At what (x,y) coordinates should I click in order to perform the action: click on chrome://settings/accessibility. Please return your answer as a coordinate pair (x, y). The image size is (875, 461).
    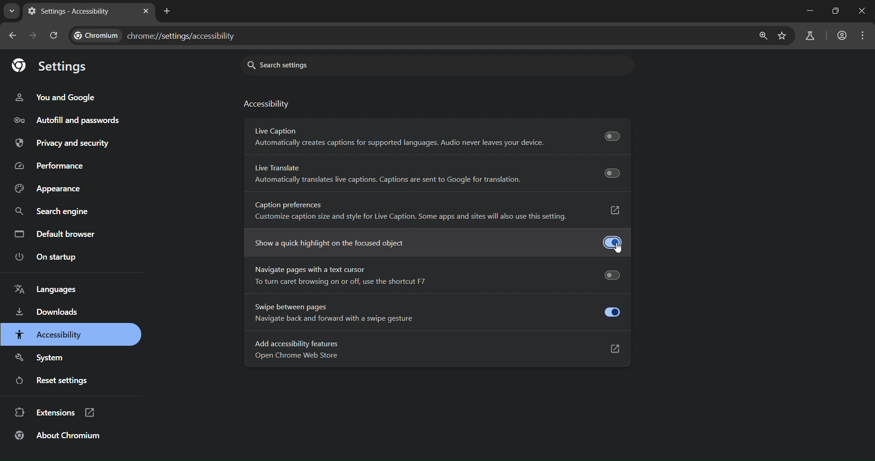
    Looking at the image, I should click on (154, 35).